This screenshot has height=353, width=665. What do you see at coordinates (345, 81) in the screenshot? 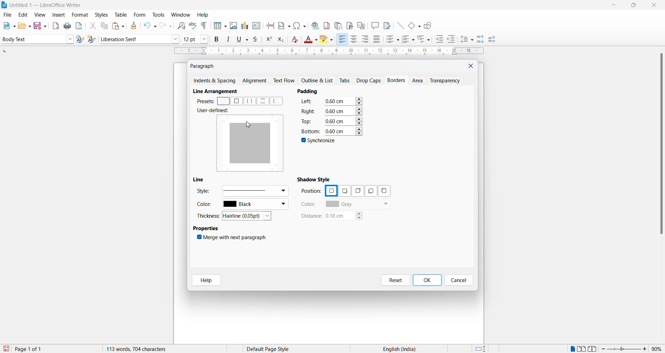
I see `tabs` at bounding box center [345, 81].